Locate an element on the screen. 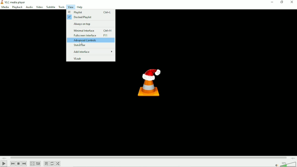 The height and width of the screenshot is (167, 297). View is located at coordinates (70, 7).